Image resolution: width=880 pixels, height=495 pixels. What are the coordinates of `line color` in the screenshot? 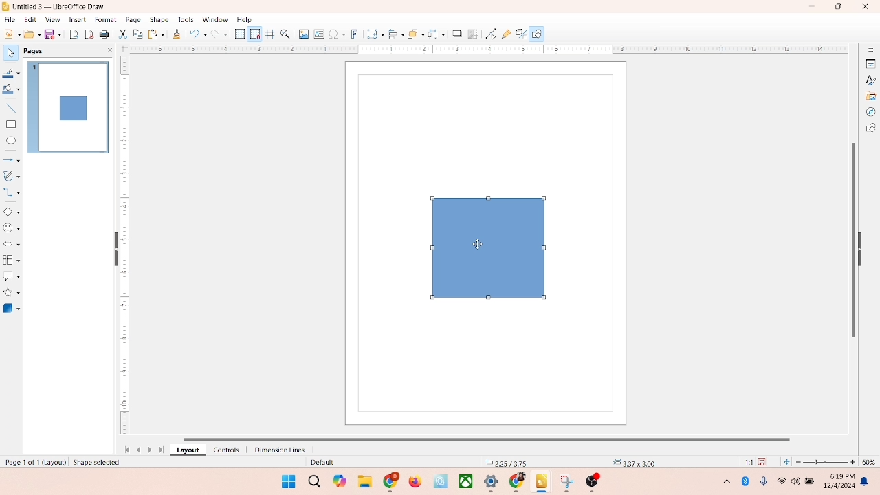 It's located at (12, 73).